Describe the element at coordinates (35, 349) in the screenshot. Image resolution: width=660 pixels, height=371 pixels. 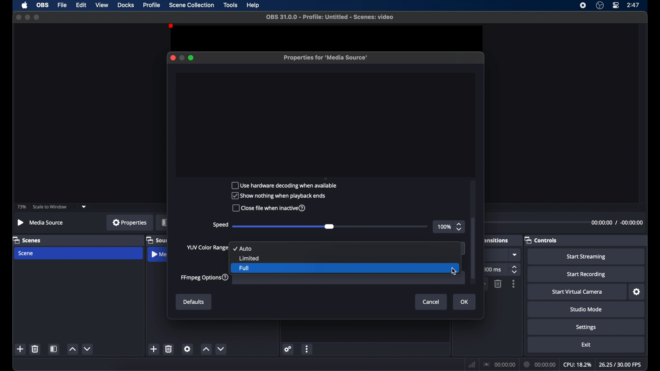
I see `delete` at that location.